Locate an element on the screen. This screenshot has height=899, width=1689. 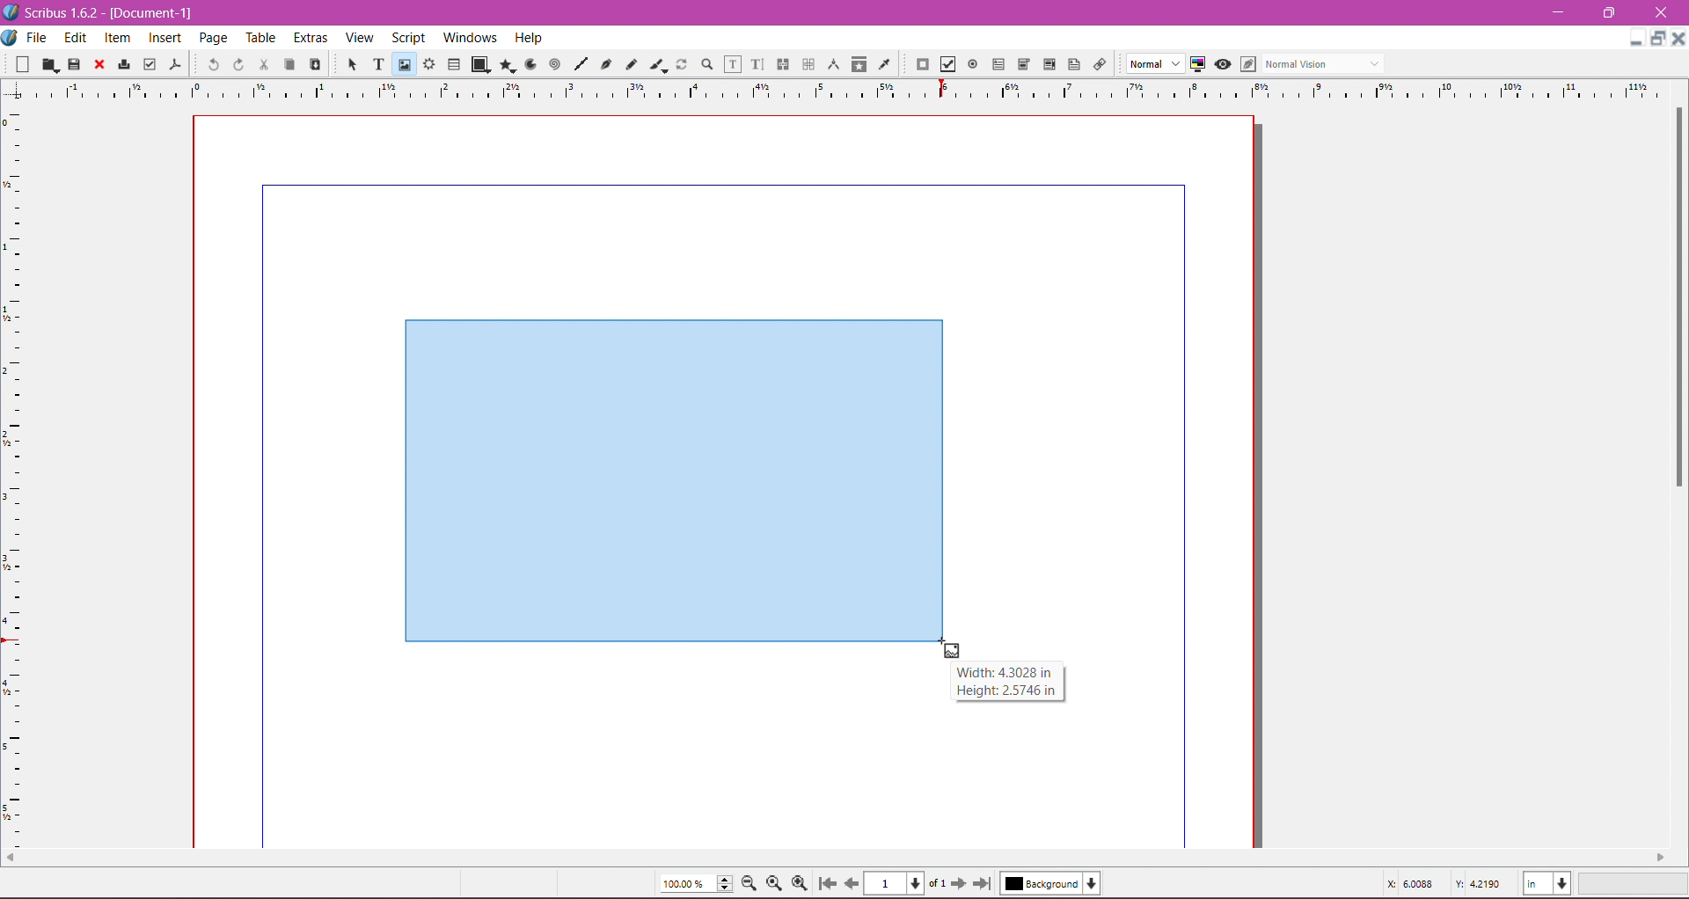
Edit is located at coordinates (75, 39).